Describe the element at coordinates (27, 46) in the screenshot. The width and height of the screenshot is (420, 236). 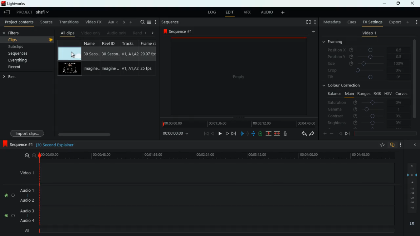
I see `subclips` at that location.